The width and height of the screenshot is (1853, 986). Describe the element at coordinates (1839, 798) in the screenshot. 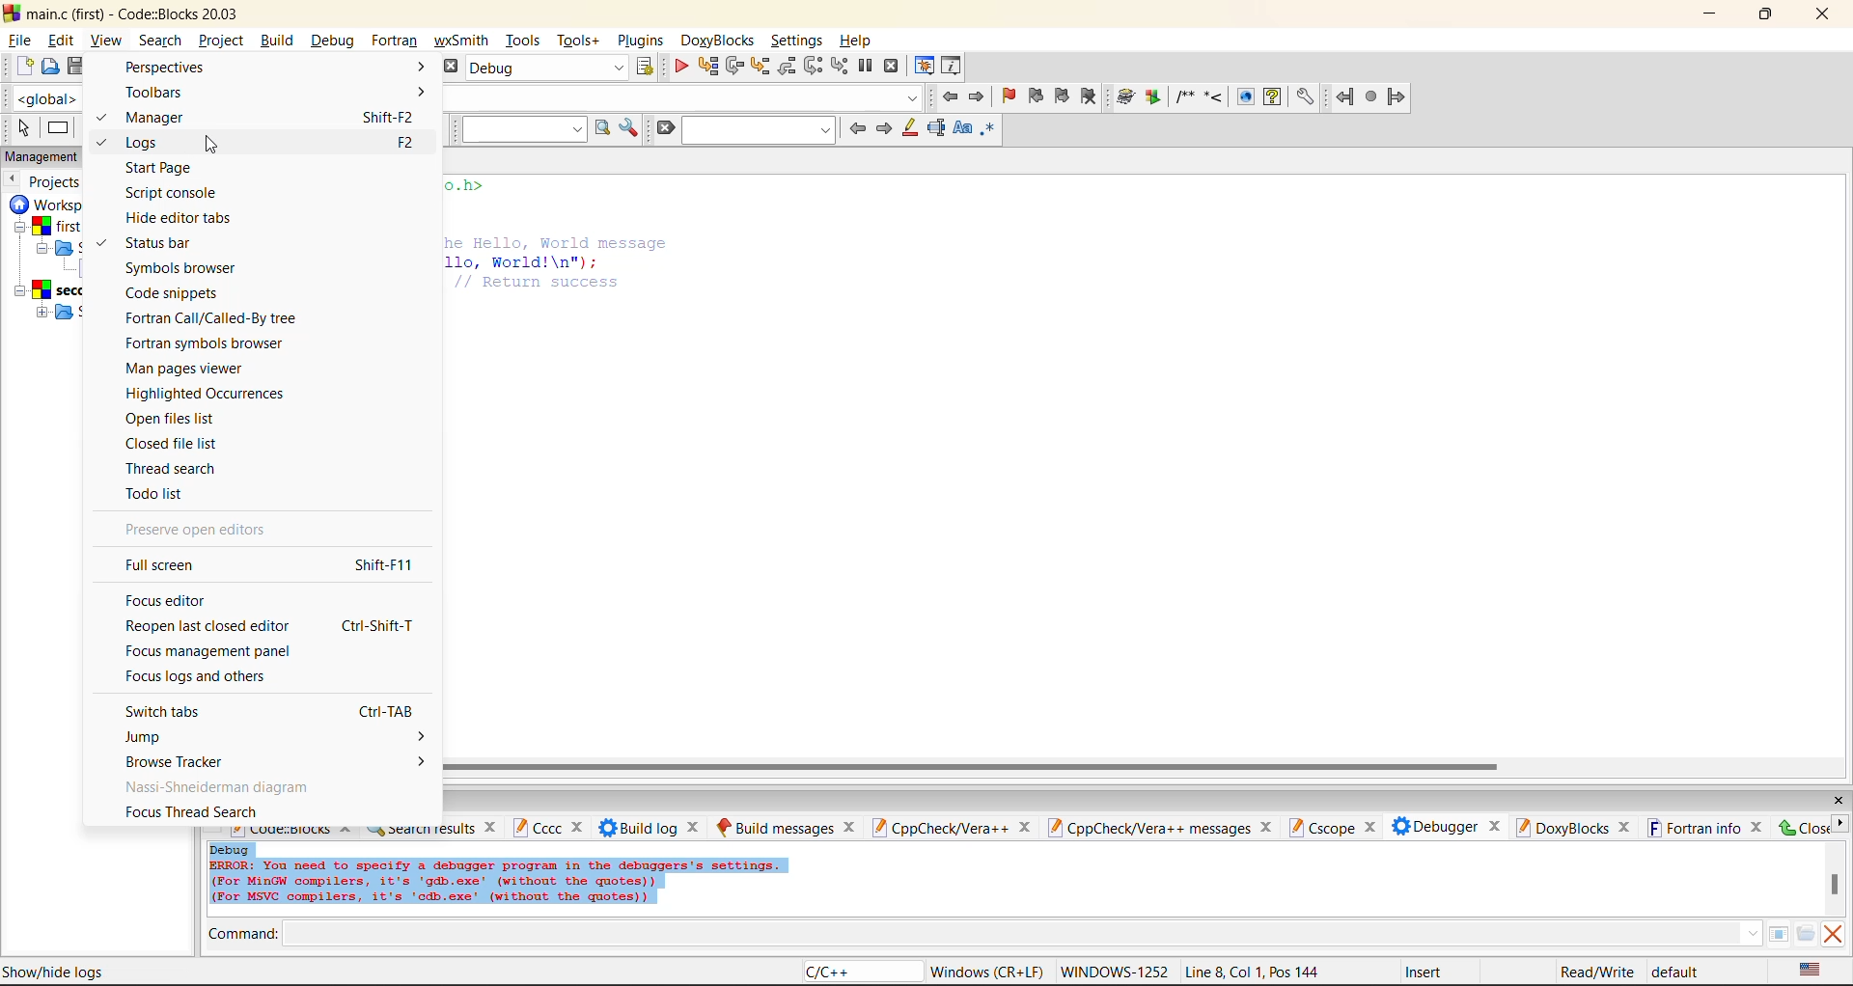

I see `close` at that location.